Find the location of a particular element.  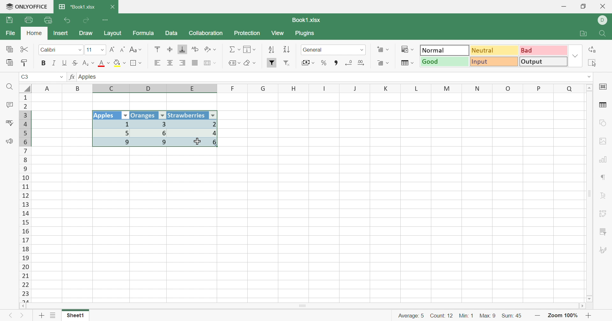

Autofilter is located at coordinates (162, 116).